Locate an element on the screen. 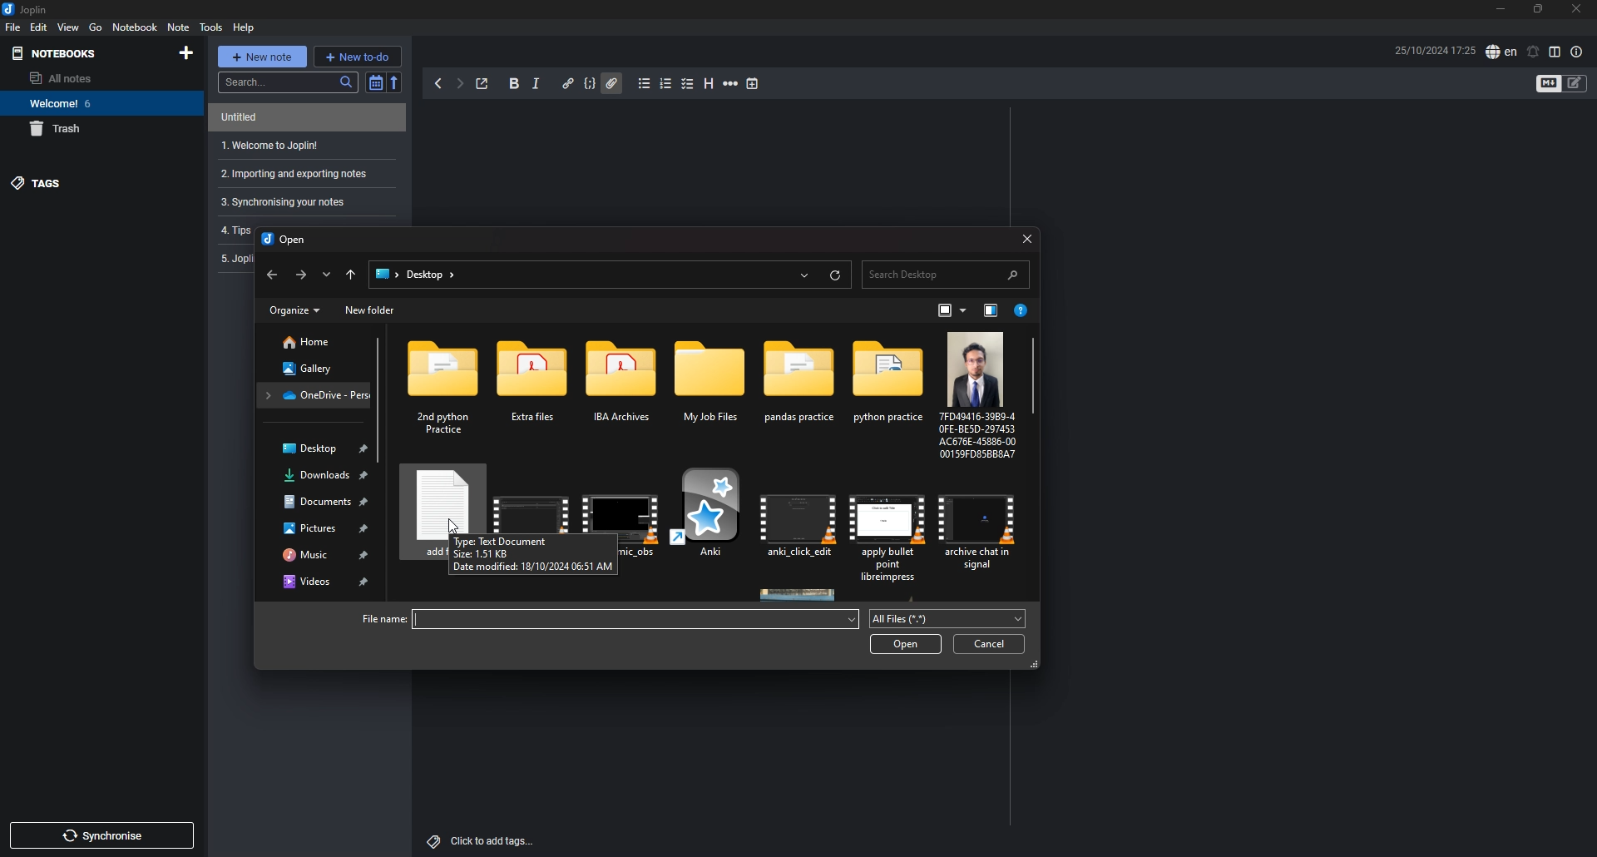  Cursor is located at coordinates (455, 525).